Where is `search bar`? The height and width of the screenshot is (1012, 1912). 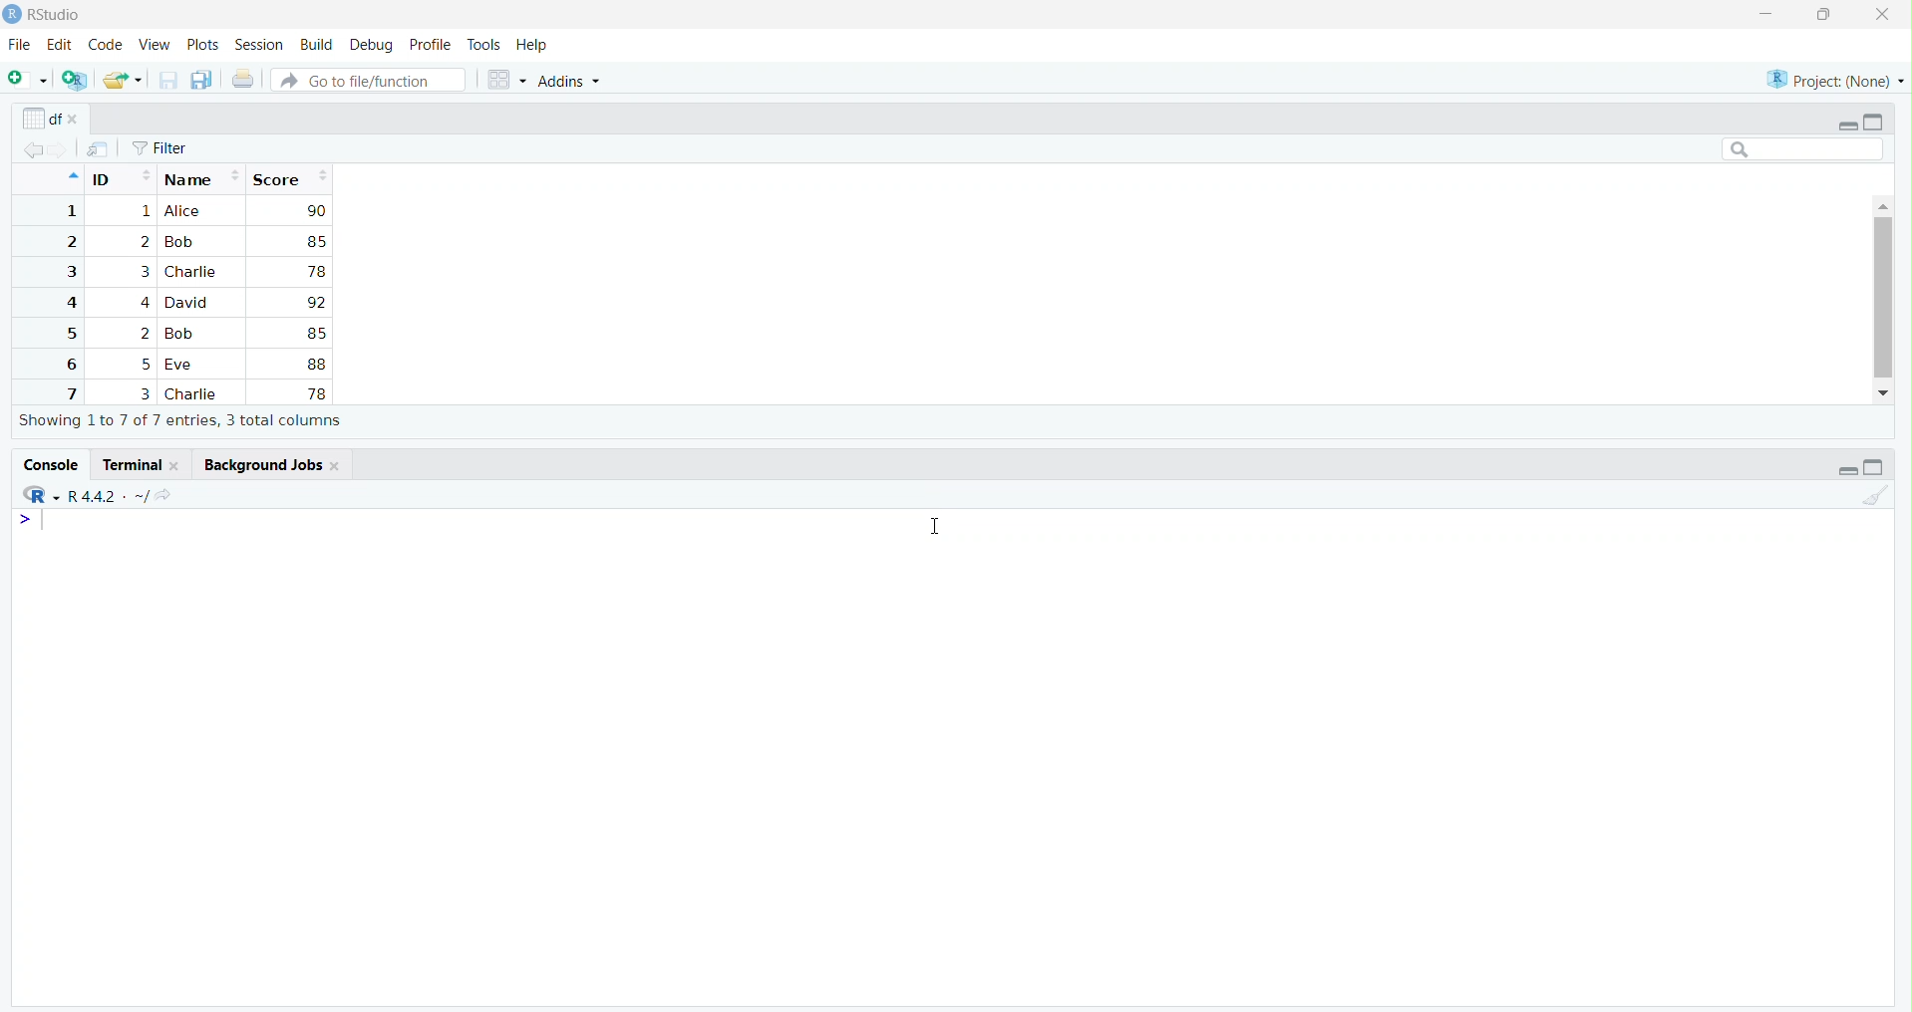 search bar is located at coordinates (1803, 148).